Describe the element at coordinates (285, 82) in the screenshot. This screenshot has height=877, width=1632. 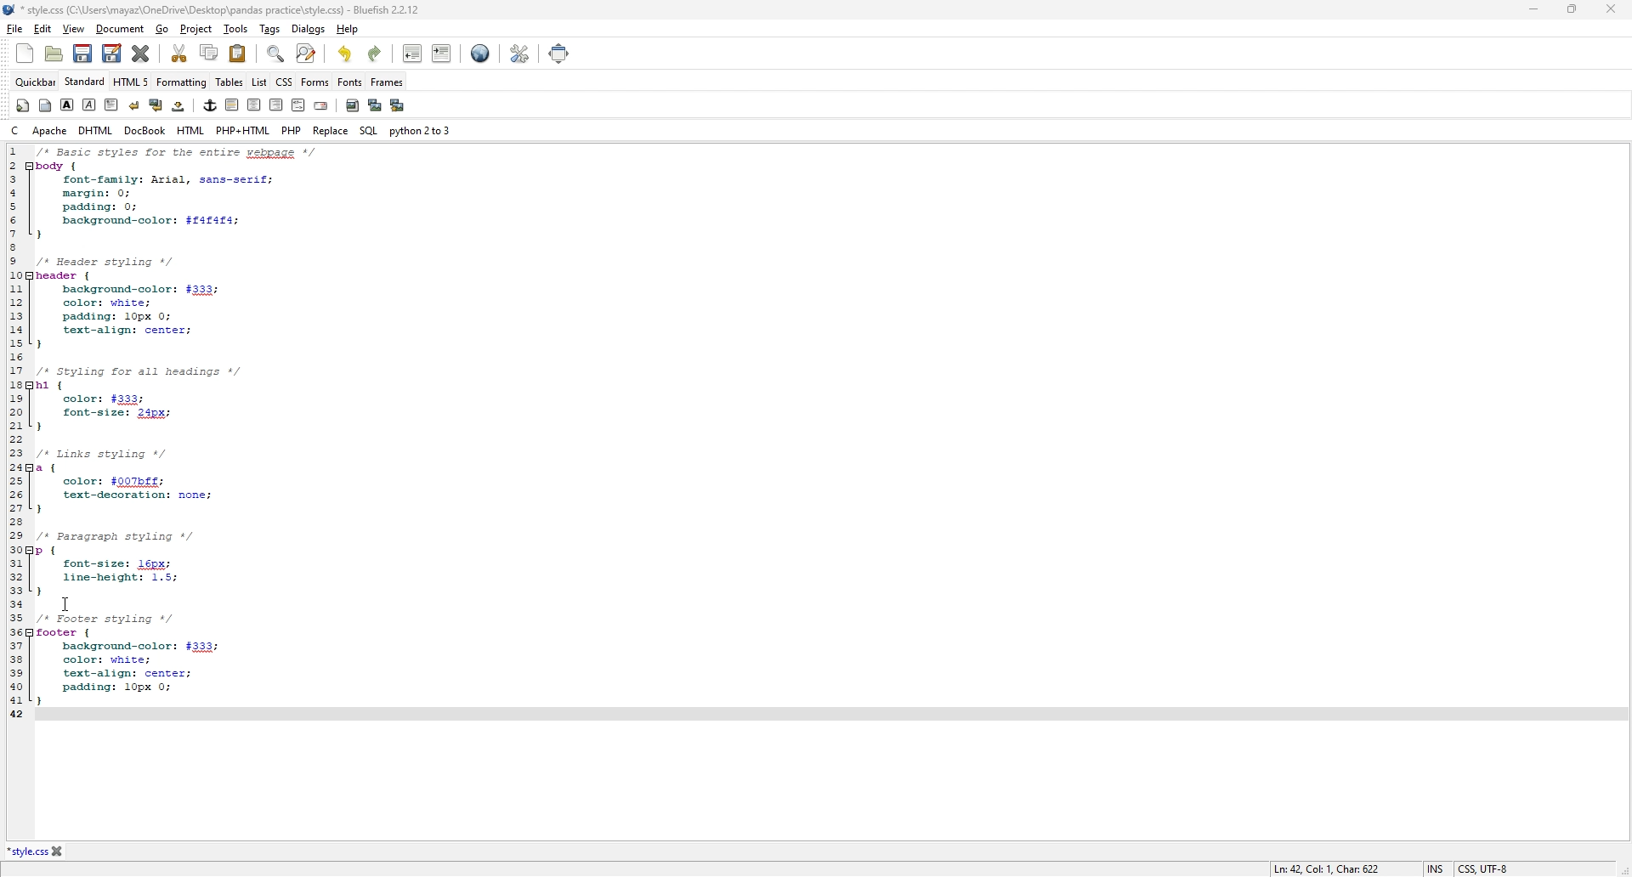
I see `CSS` at that location.